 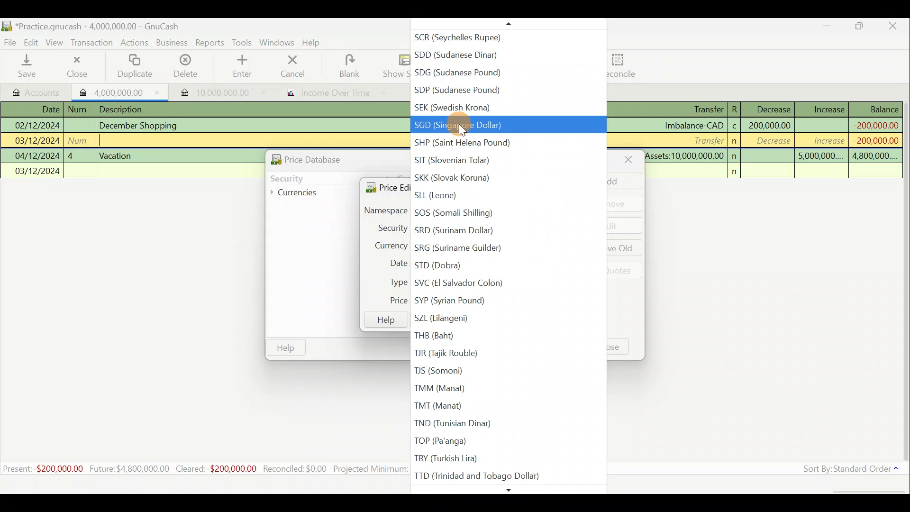 What do you see at coordinates (904, 284) in the screenshot?
I see `Scroll bar` at bounding box center [904, 284].